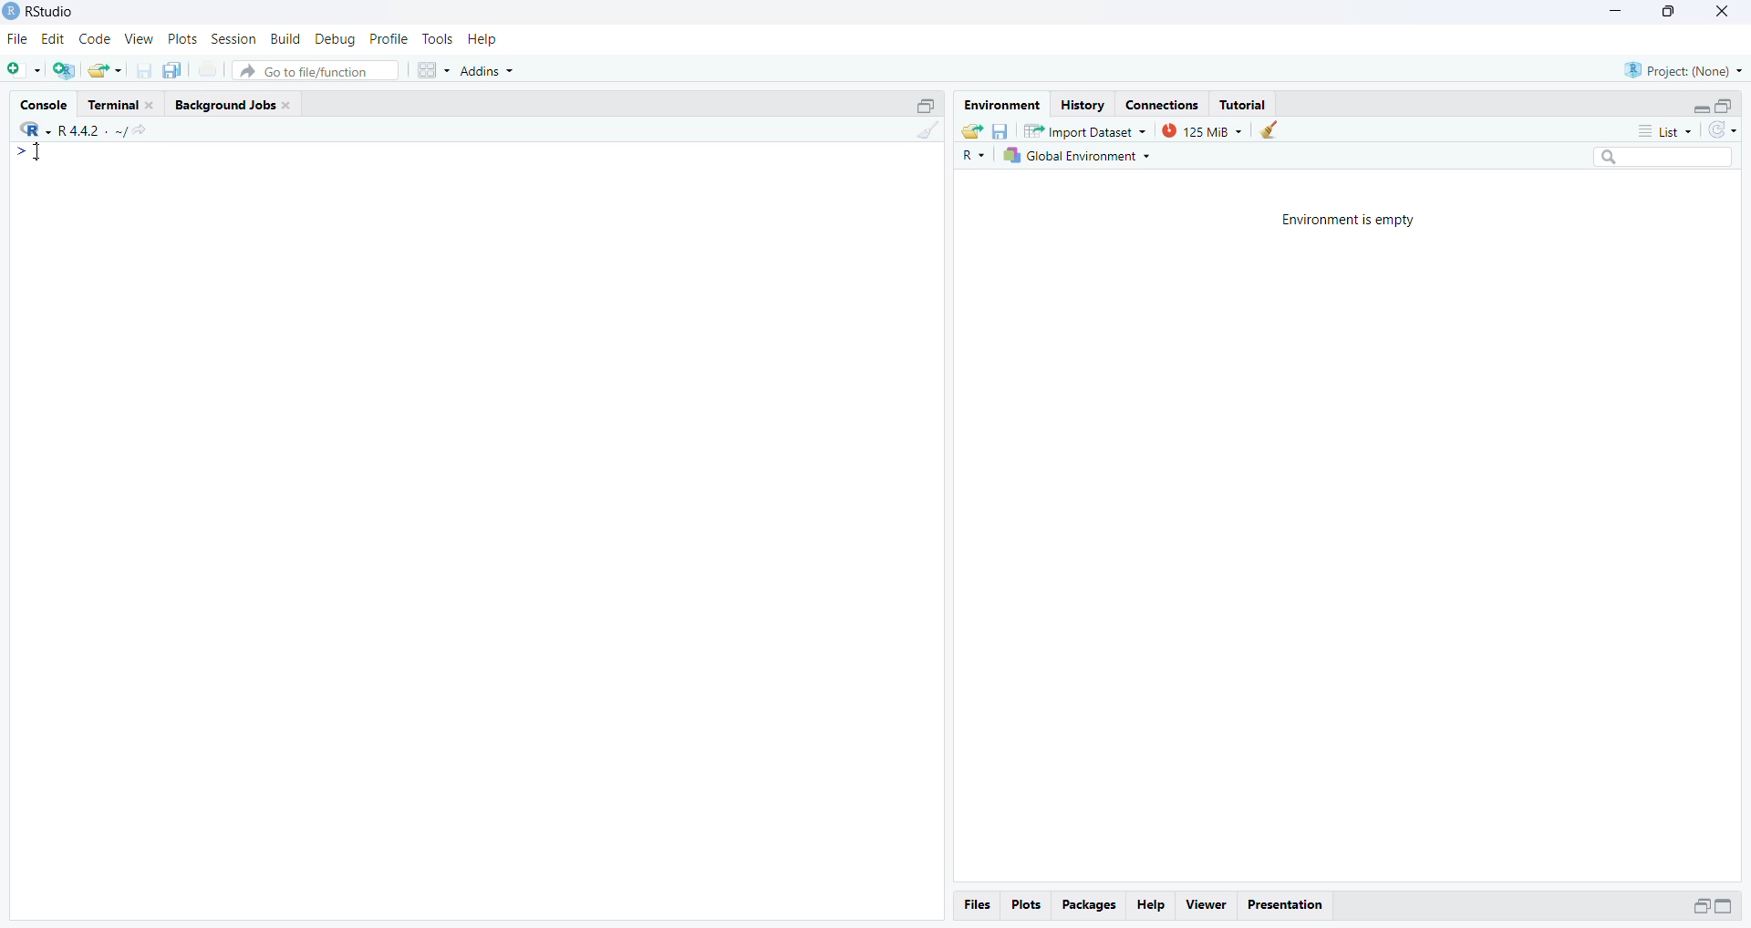 This screenshot has width=1751, height=928. What do you see at coordinates (67, 70) in the screenshot?
I see `create a project` at bounding box center [67, 70].